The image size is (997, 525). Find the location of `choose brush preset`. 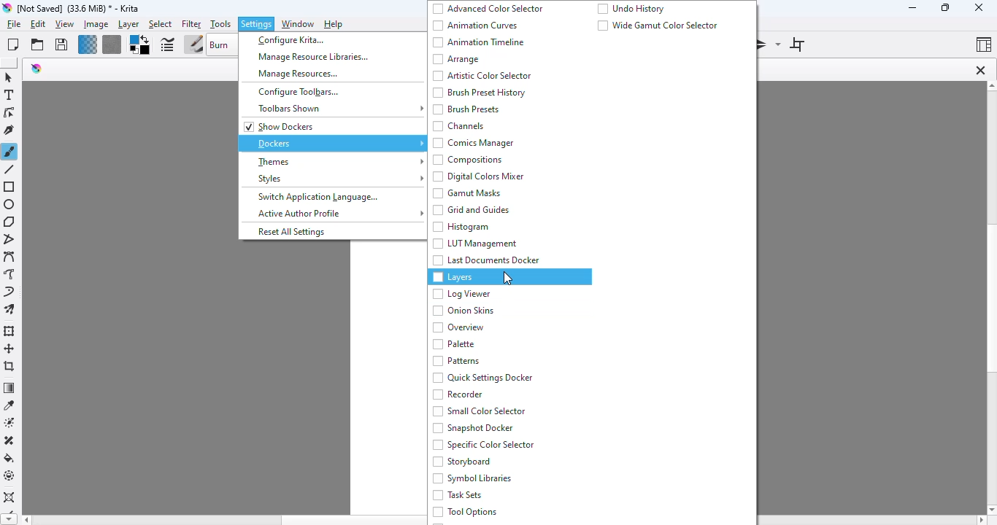

choose brush preset is located at coordinates (193, 45).